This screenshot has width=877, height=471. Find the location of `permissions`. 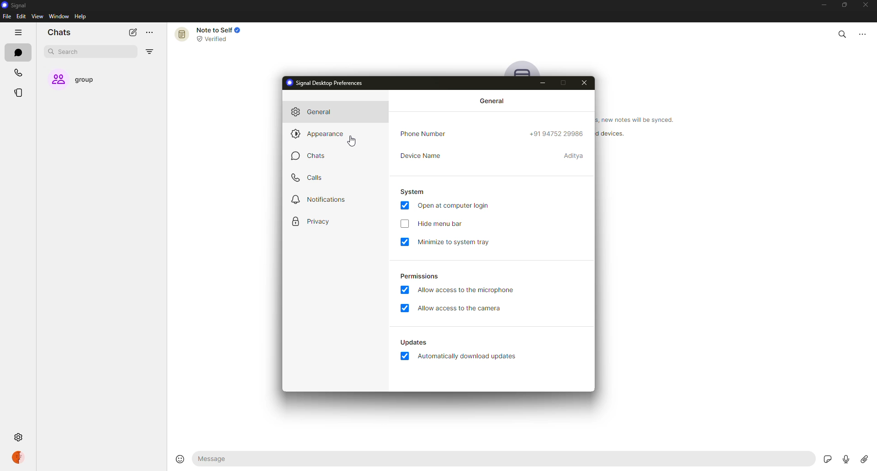

permissions is located at coordinates (421, 276).